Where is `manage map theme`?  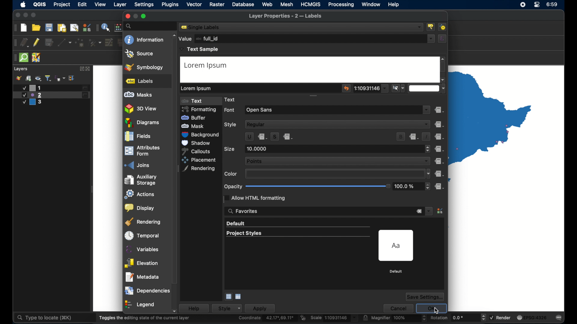 manage map theme is located at coordinates (38, 78).